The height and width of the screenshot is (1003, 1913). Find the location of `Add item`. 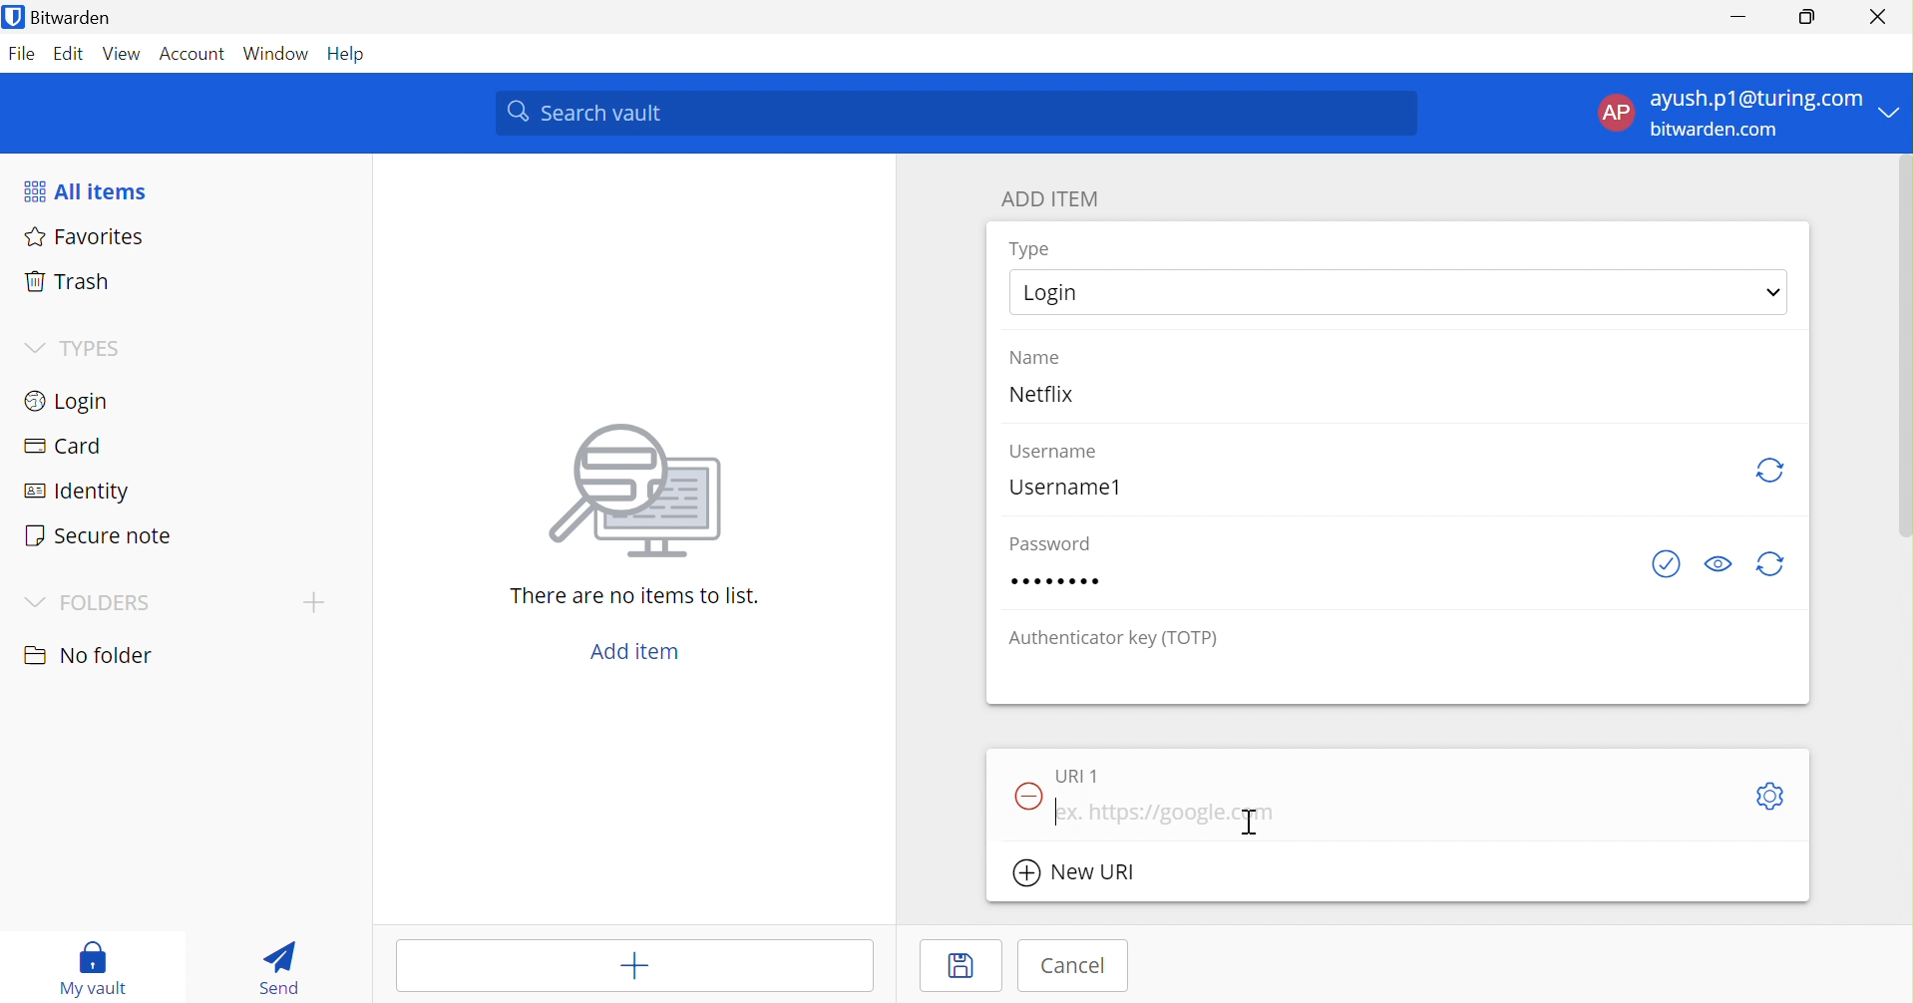

Add item is located at coordinates (636, 964).